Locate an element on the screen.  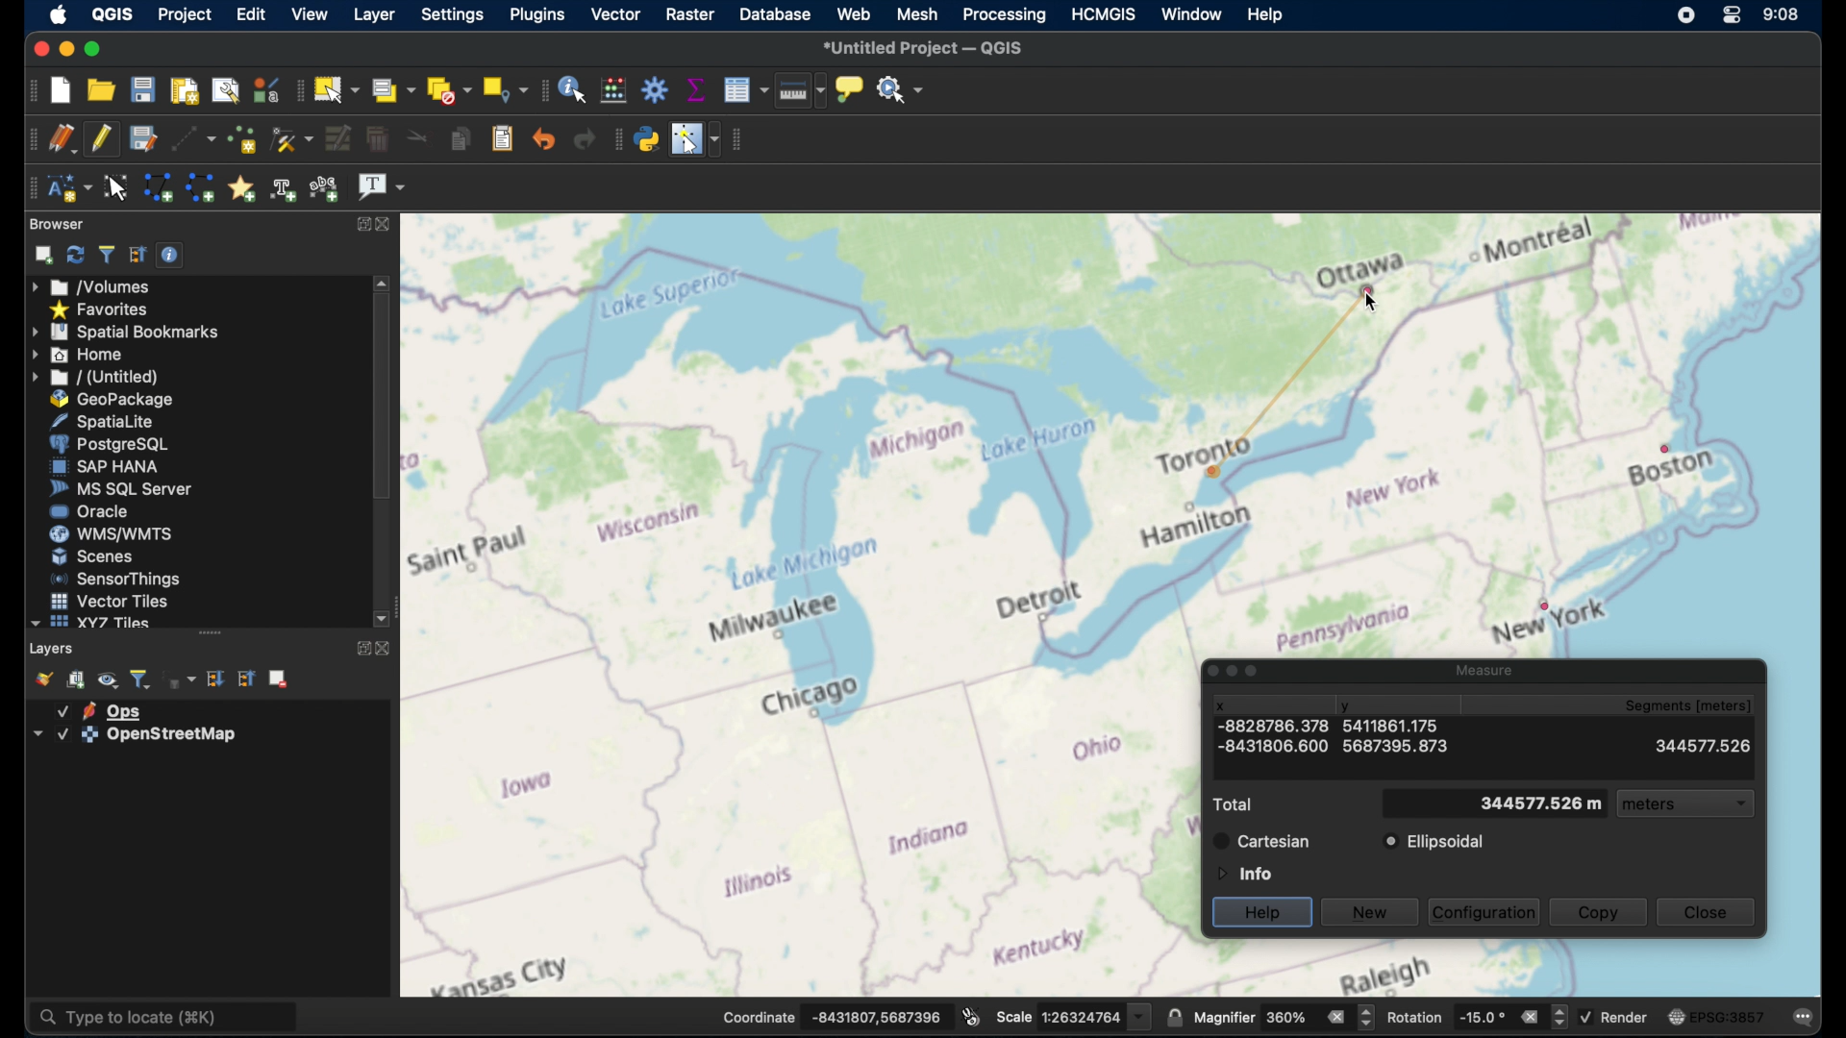
toggle extents and mouse position display is located at coordinates (971, 1015).